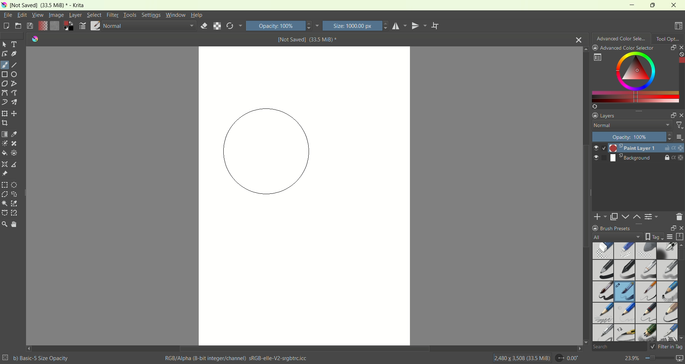 The image size is (685, 364). What do you see at coordinates (33, 39) in the screenshot?
I see `logo` at bounding box center [33, 39].